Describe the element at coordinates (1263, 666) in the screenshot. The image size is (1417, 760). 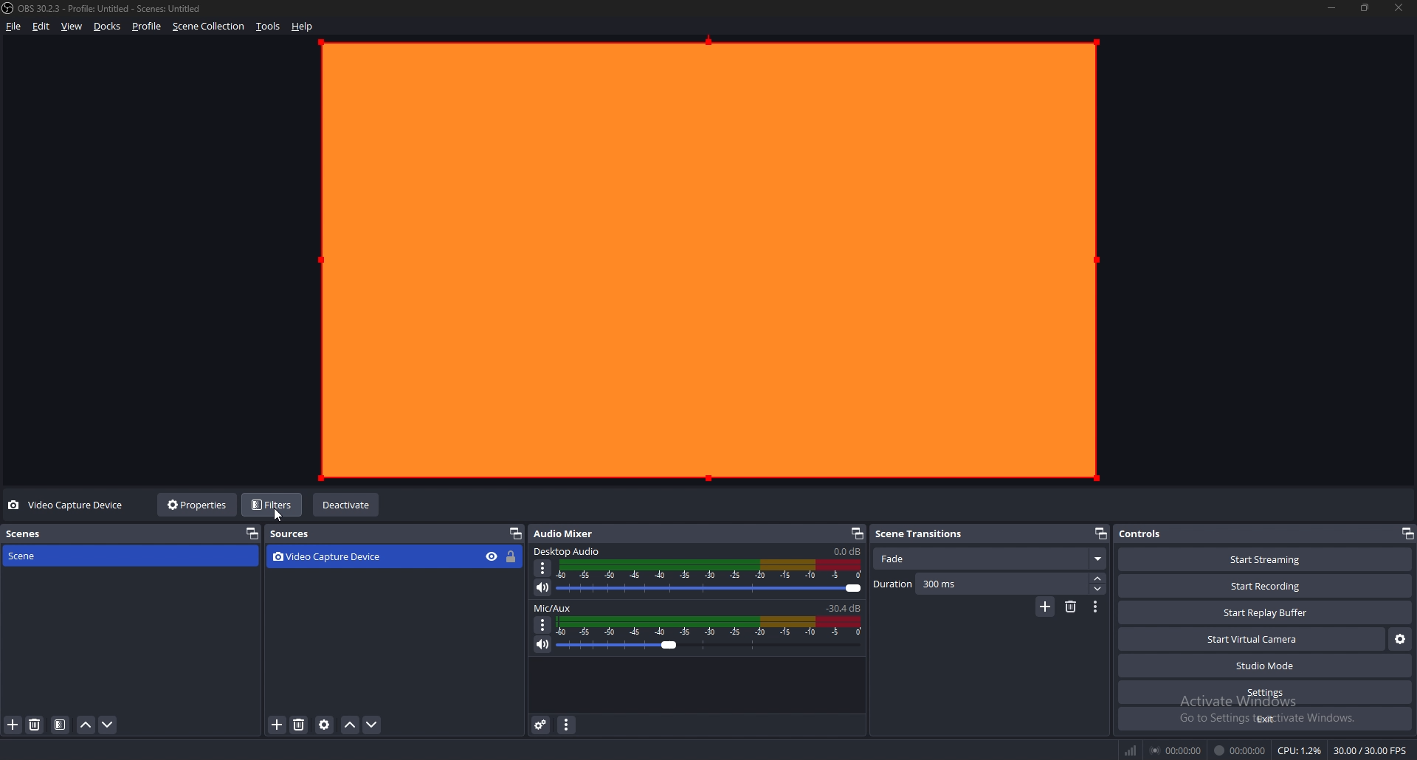
I see `studio mode` at that location.